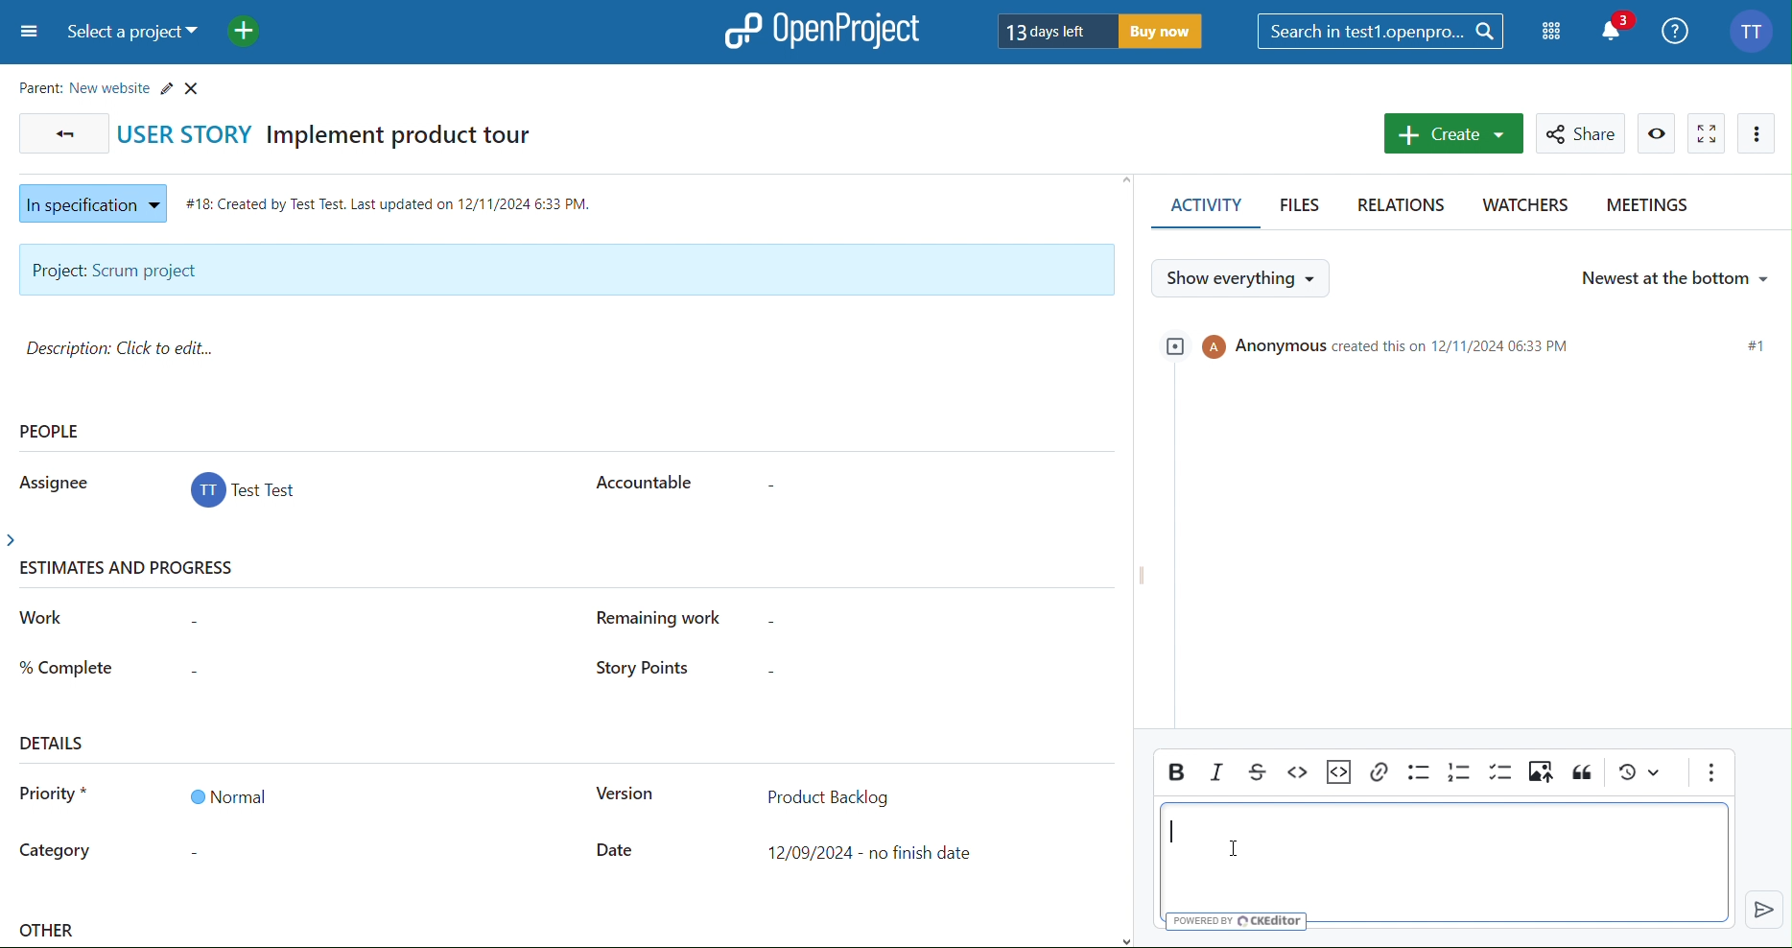  Describe the element at coordinates (1304, 208) in the screenshot. I see `Files` at that location.